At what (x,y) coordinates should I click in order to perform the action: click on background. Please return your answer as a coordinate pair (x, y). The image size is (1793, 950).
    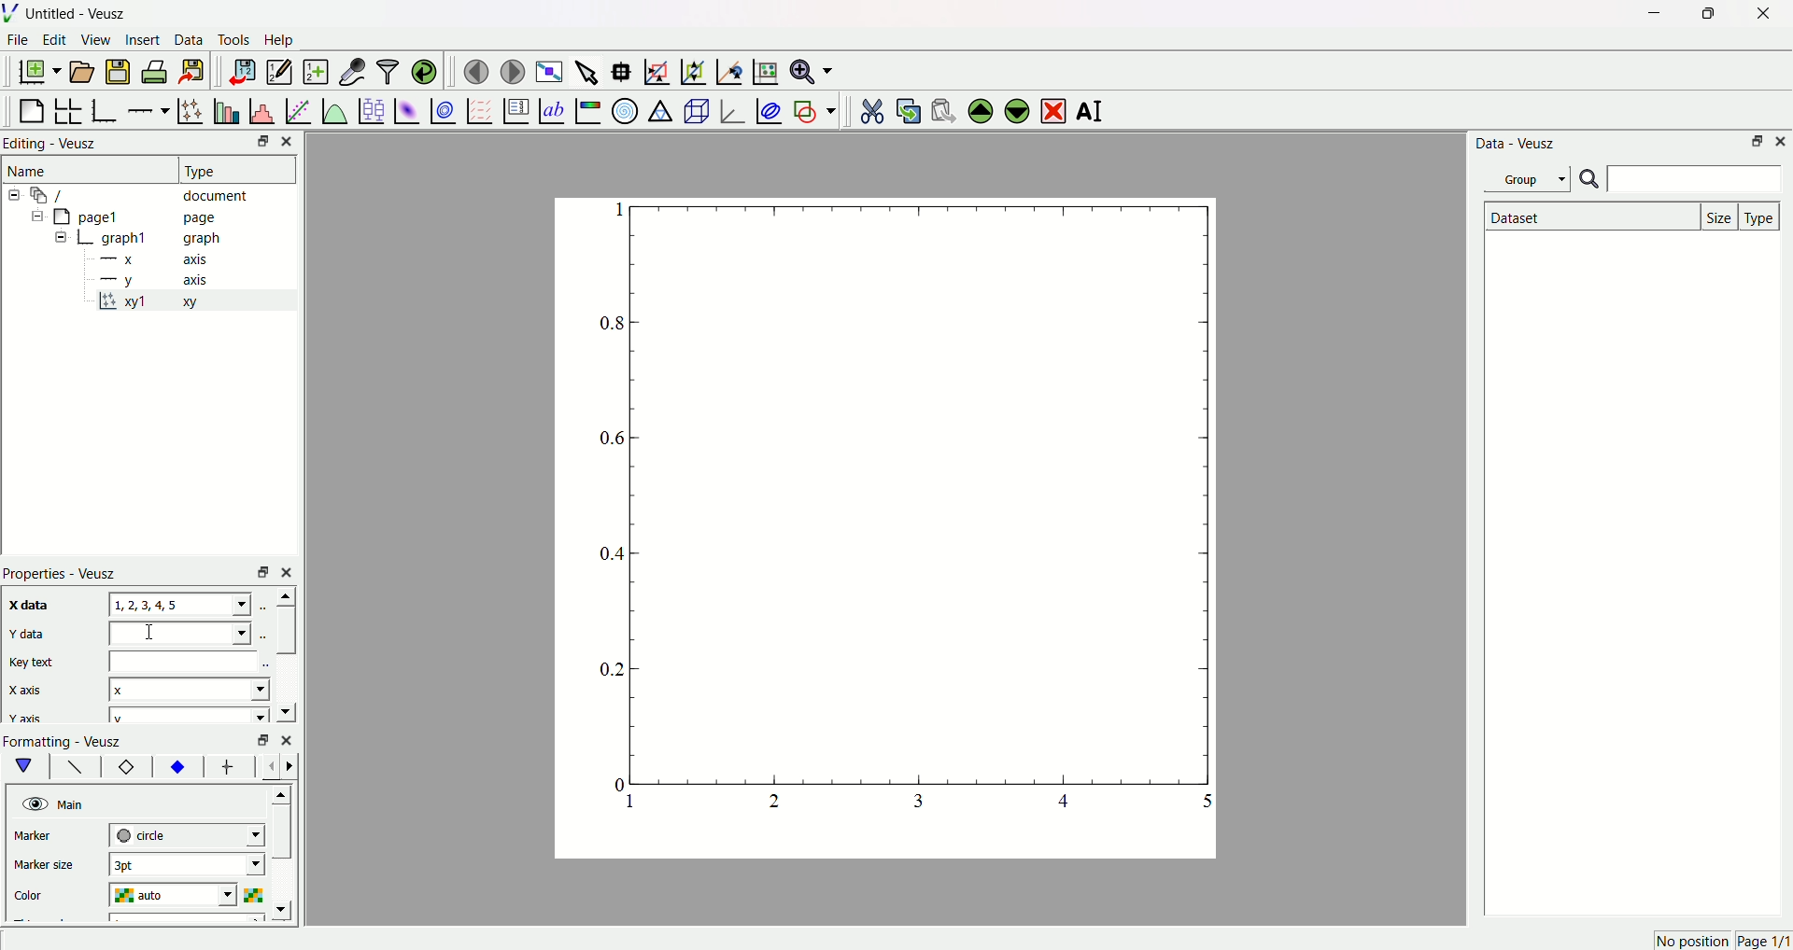
    Looking at the image, I should click on (76, 769).